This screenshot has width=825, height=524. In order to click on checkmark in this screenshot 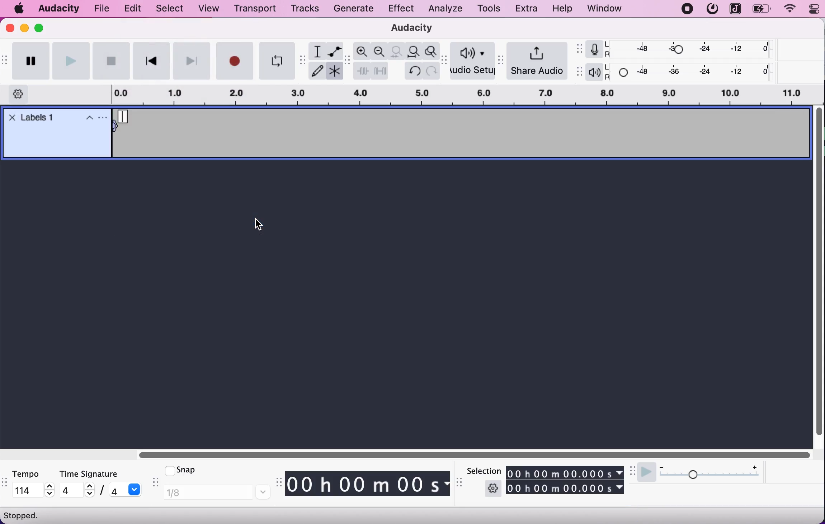, I will do `click(169, 470)`.